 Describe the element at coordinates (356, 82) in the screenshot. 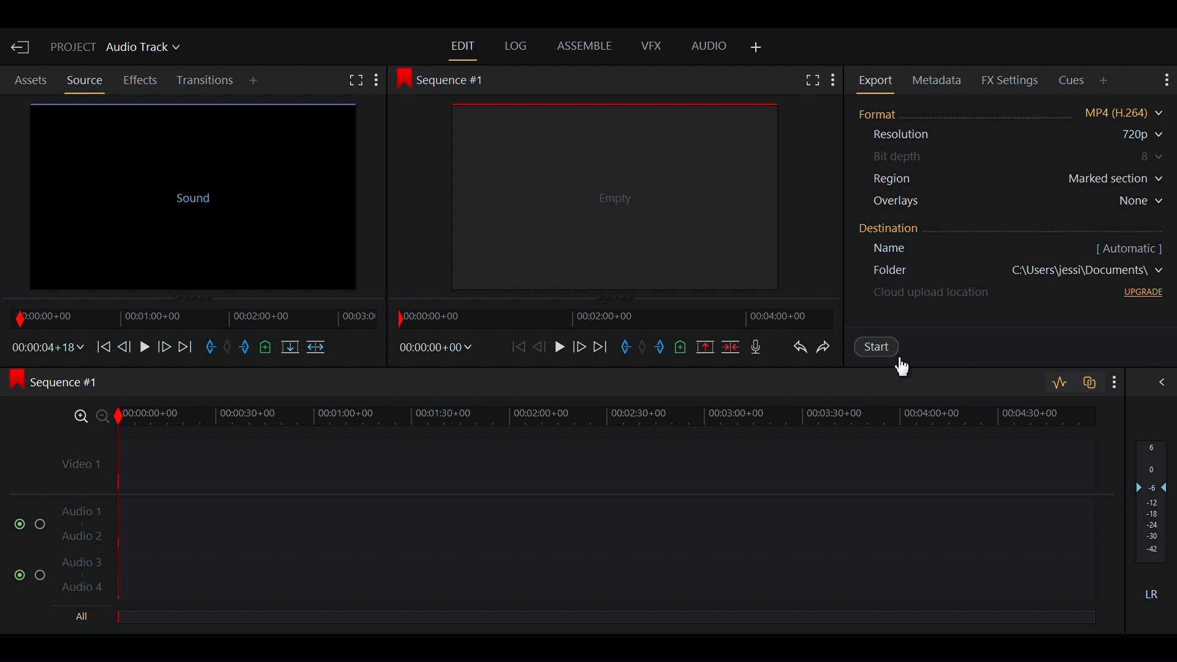

I see `Fullscreen` at that location.